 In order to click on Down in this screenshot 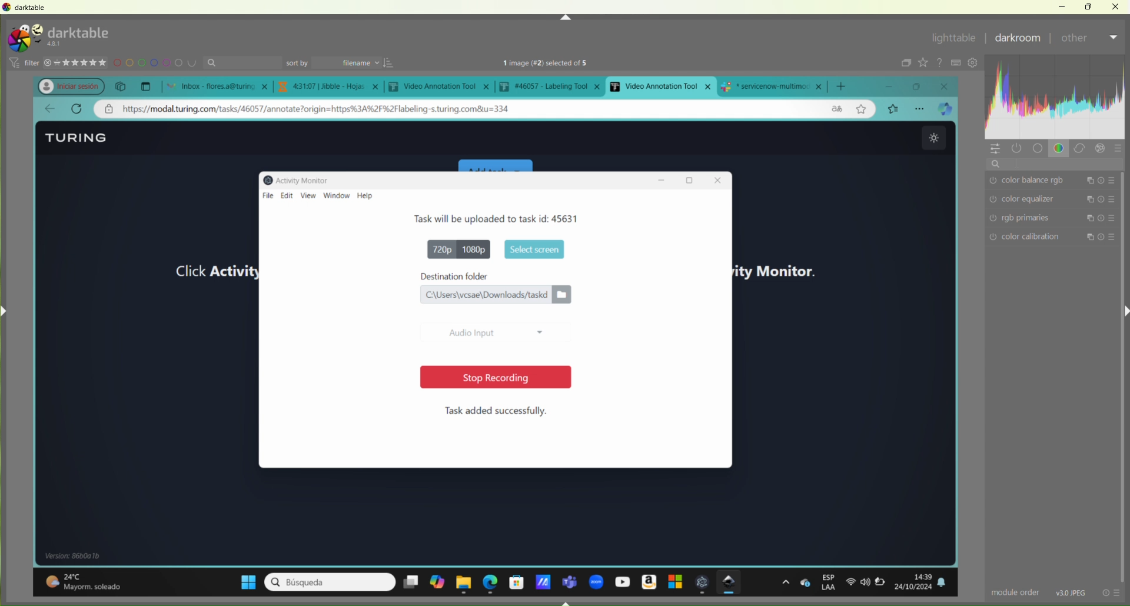, I will do `click(567, 602)`.